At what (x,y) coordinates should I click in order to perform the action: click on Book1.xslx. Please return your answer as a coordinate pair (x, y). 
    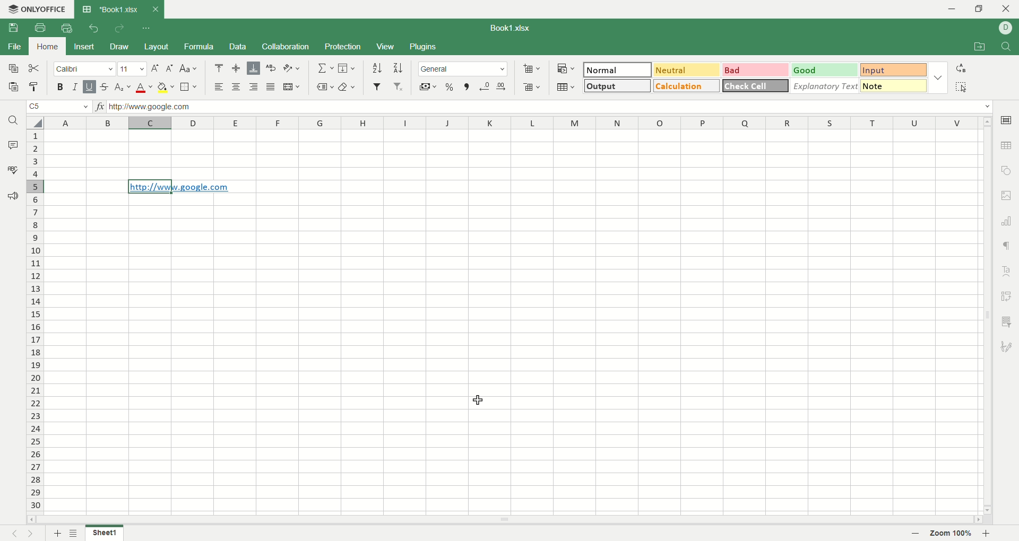
    Looking at the image, I should click on (515, 29).